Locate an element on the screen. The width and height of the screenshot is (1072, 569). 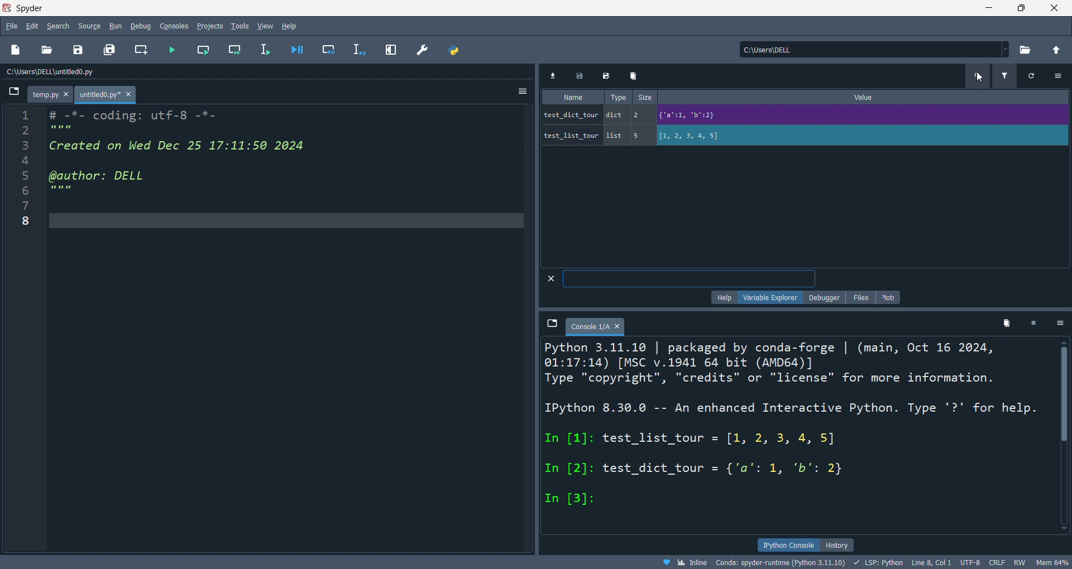
save as is located at coordinates (608, 74).